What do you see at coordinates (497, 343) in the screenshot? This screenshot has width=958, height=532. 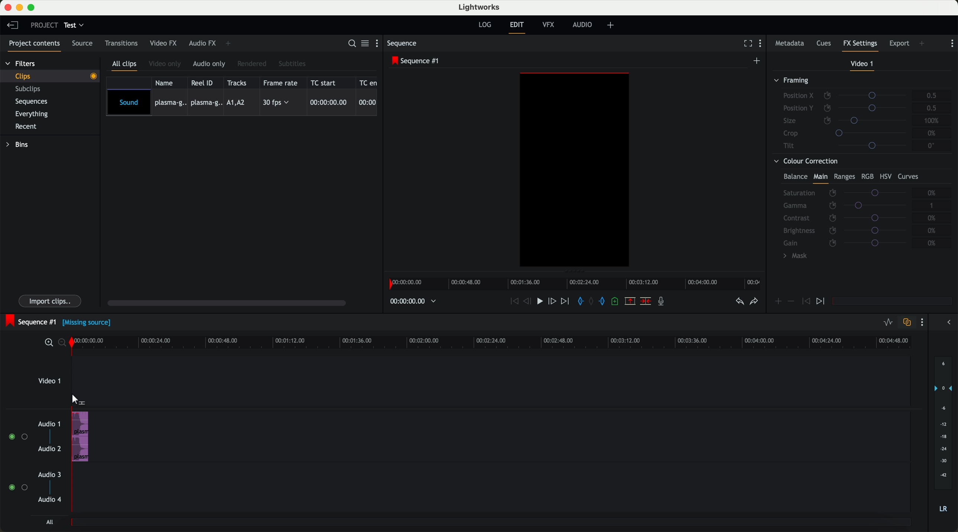 I see `timeline` at bounding box center [497, 343].